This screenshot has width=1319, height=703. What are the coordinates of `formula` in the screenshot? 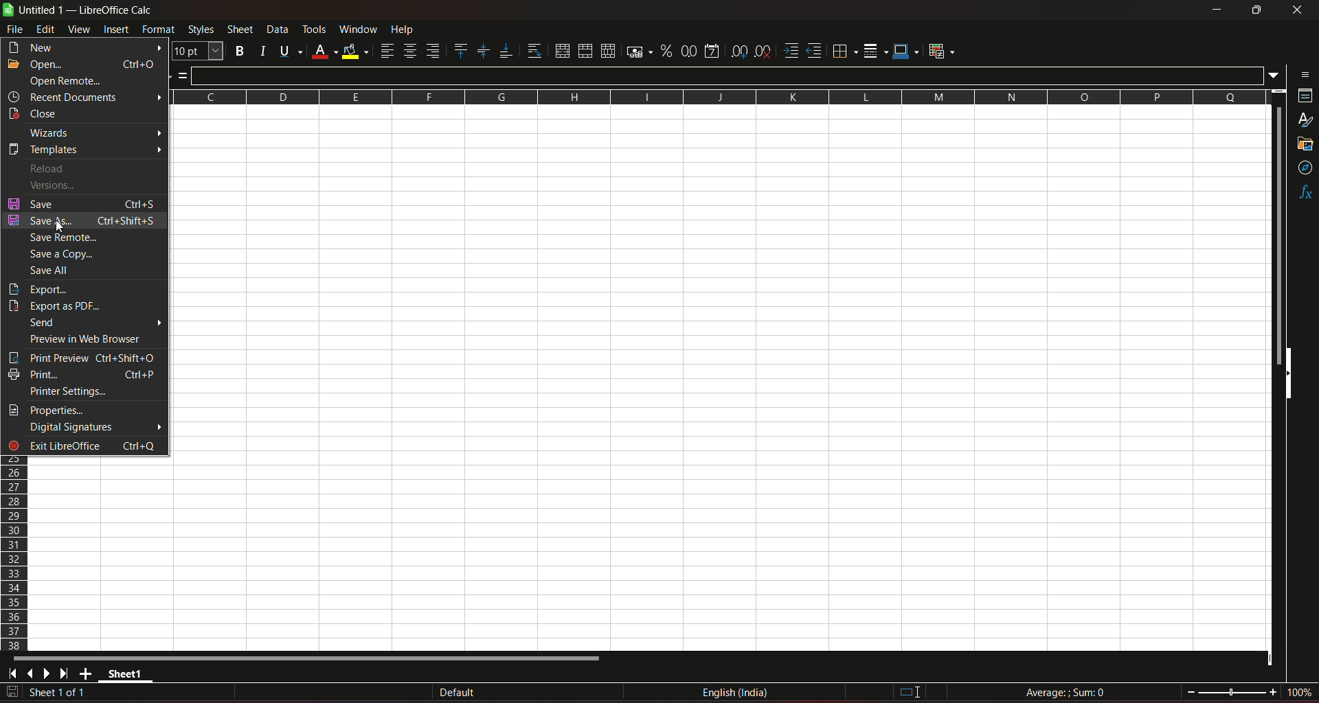 It's located at (1065, 691).